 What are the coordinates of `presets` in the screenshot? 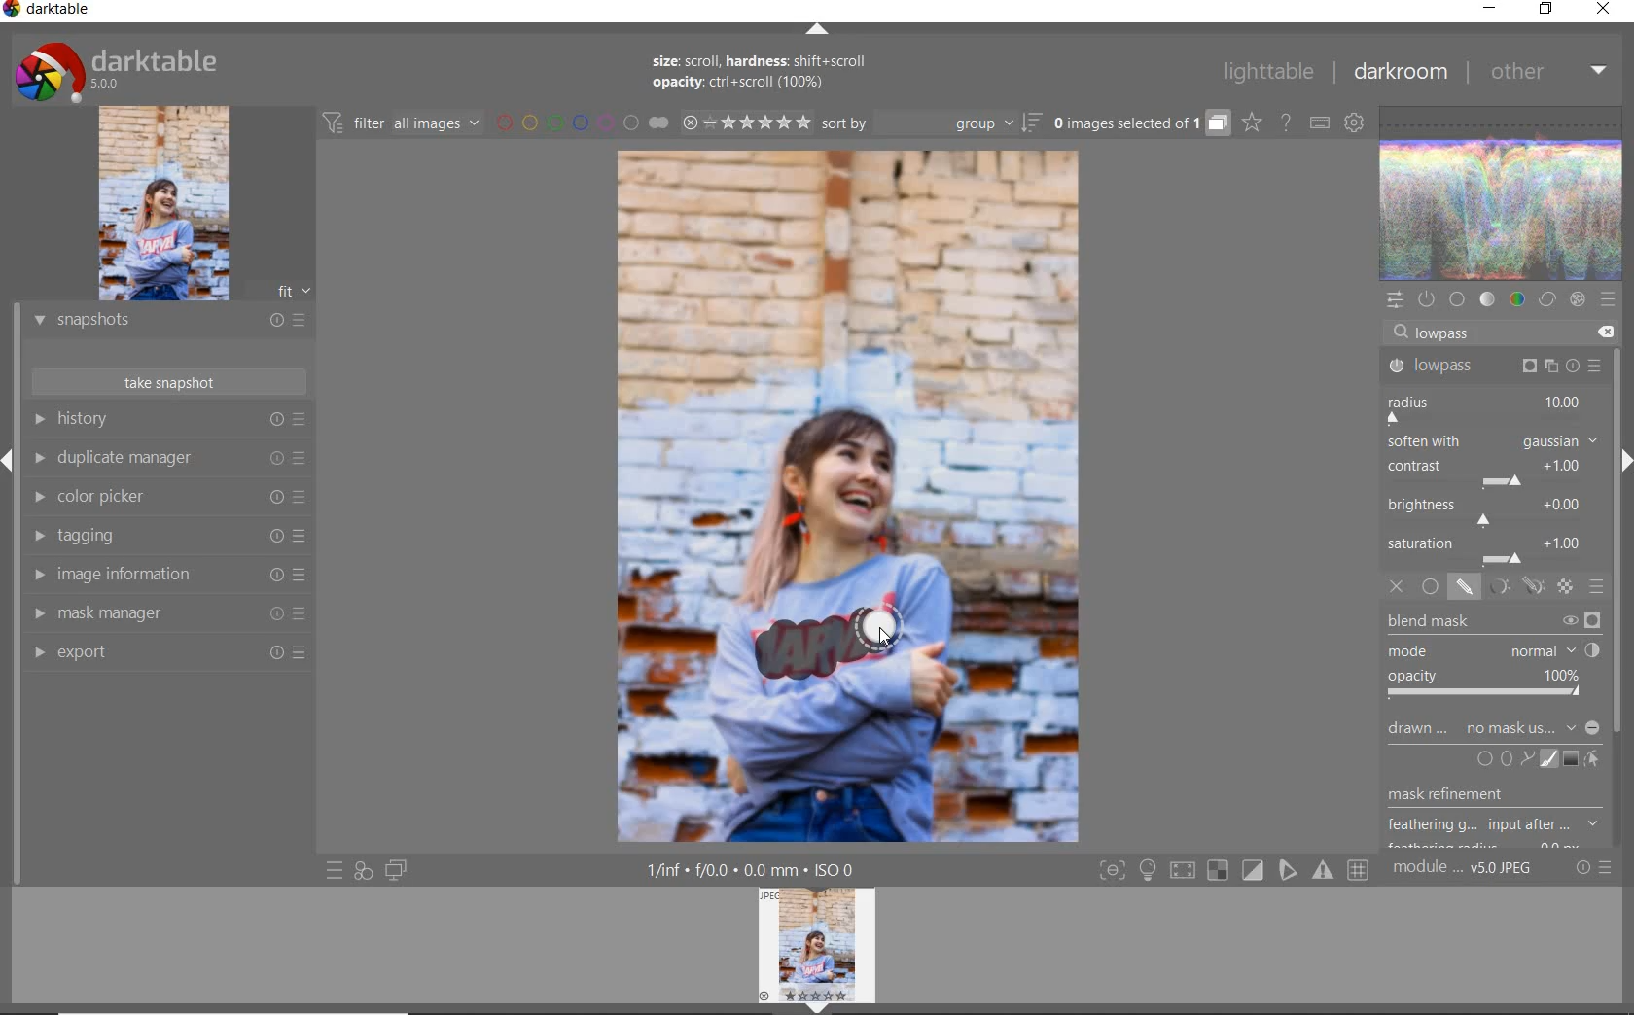 It's located at (1608, 299).